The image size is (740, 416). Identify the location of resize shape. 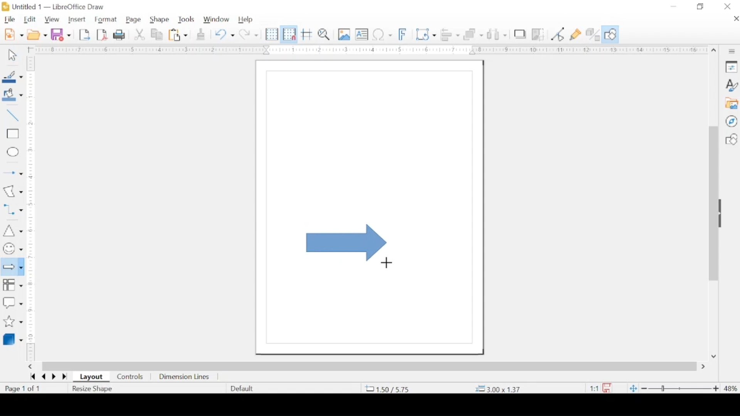
(94, 389).